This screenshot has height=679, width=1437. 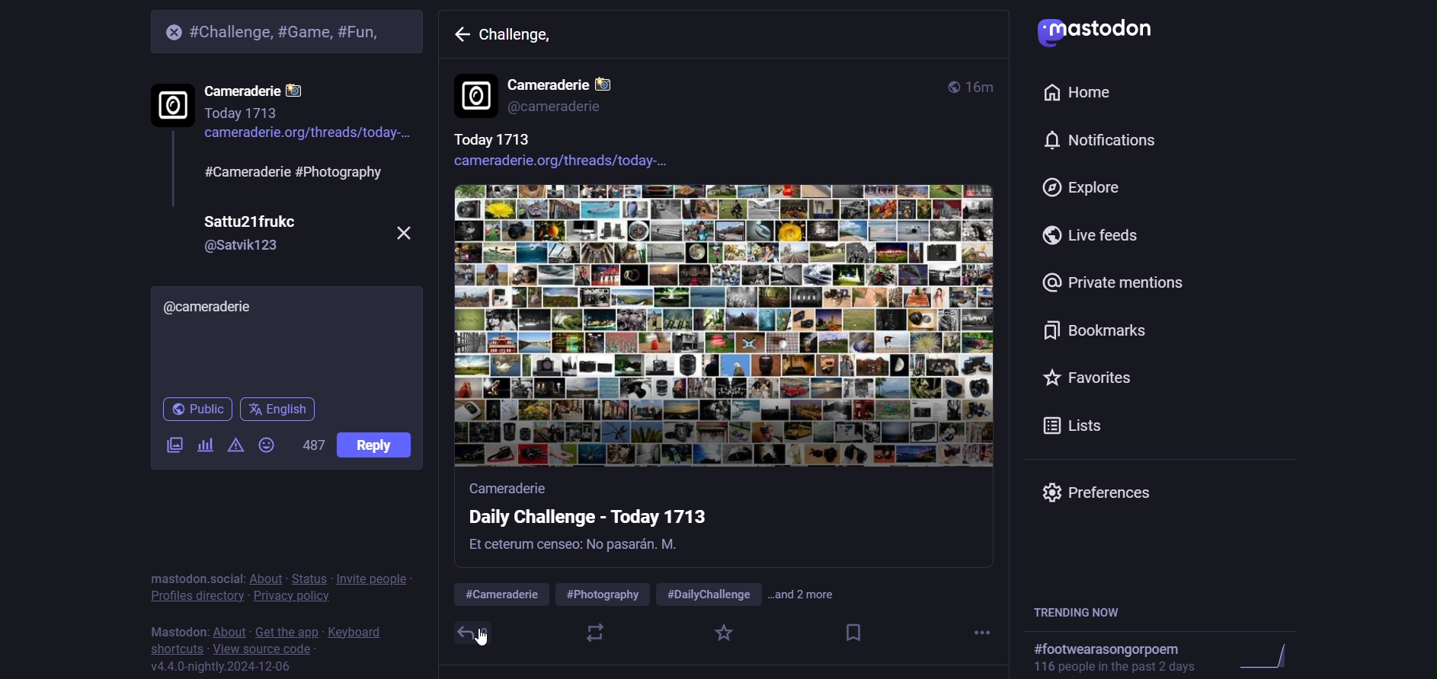 What do you see at coordinates (560, 112) in the screenshot?
I see `@cameraderie` at bounding box center [560, 112].